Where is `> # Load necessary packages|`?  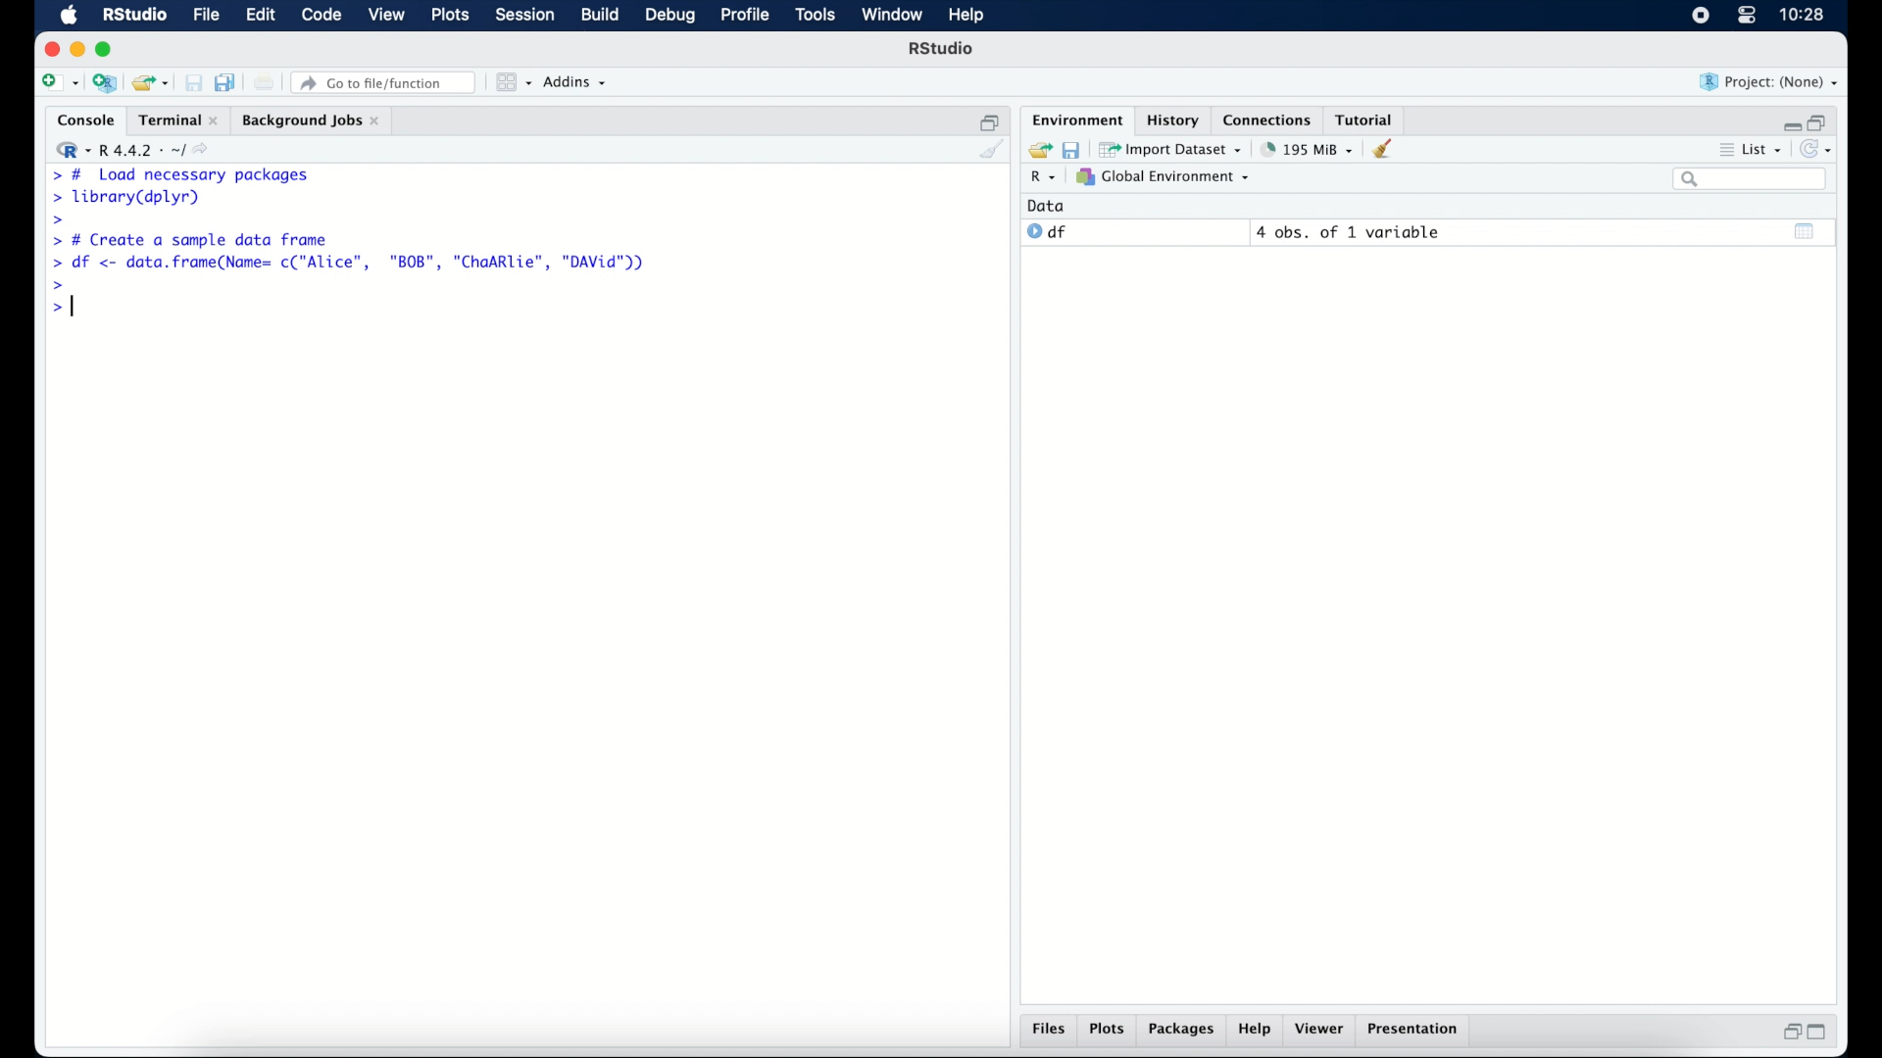 > # Load necessary packages| is located at coordinates (178, 173).